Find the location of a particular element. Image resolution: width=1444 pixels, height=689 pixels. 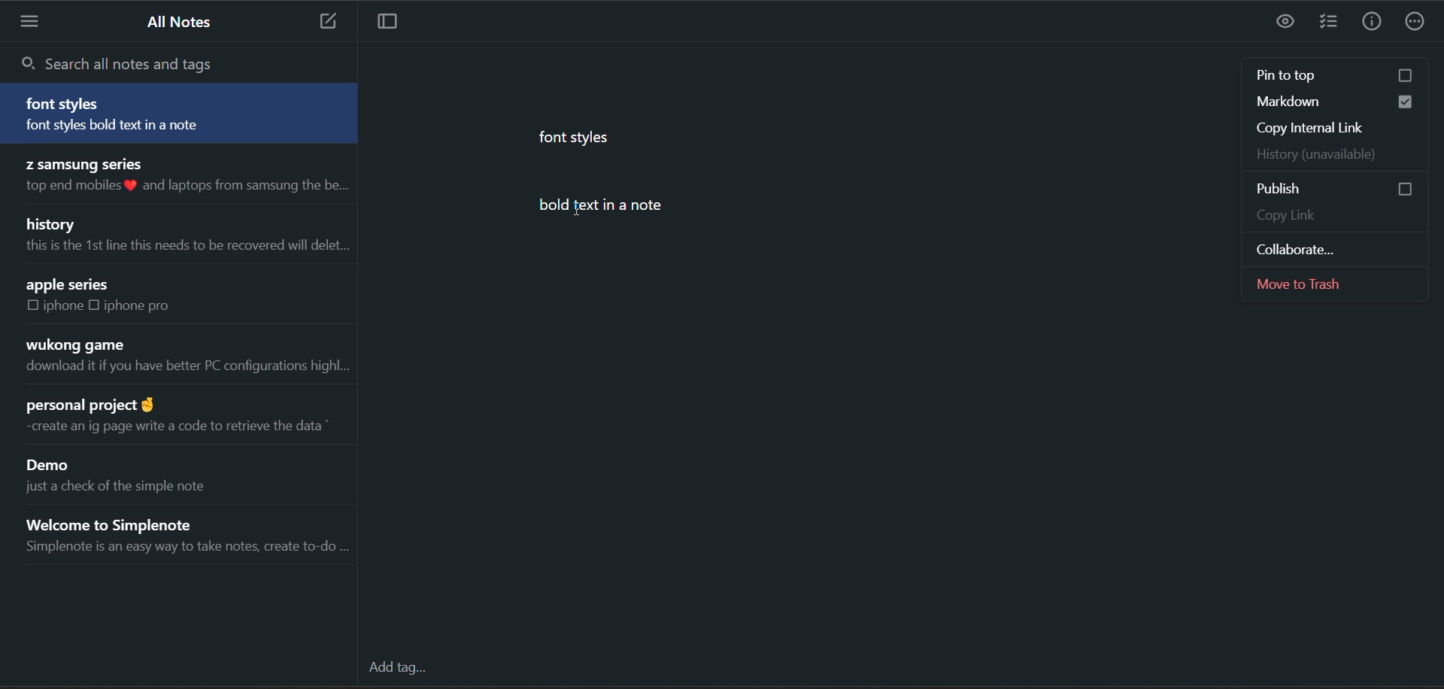

actions is located at coordinates (1415, 24).